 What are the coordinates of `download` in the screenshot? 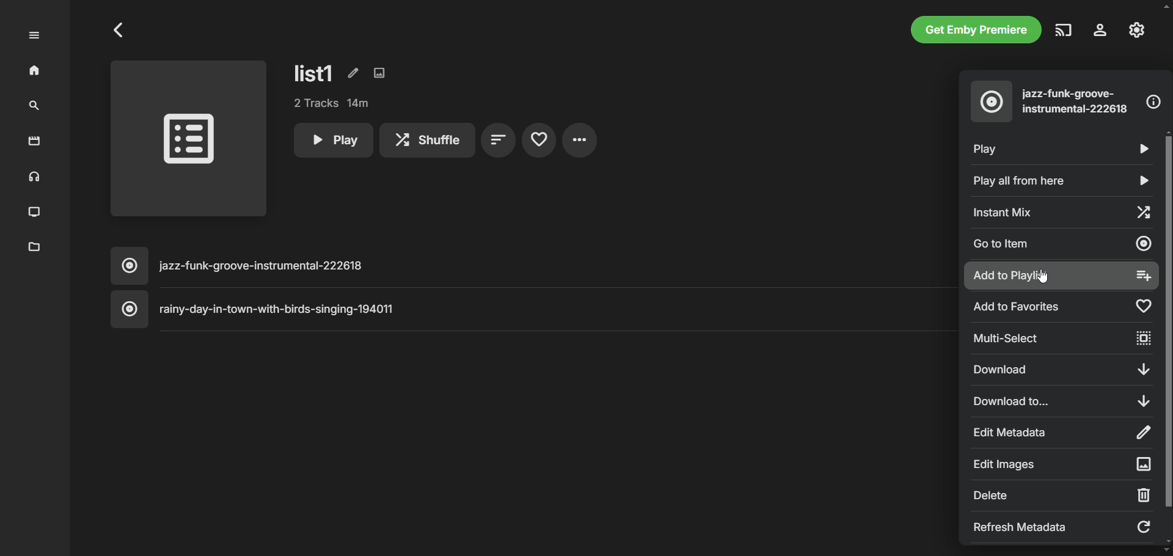 It's located at (1064, 369).